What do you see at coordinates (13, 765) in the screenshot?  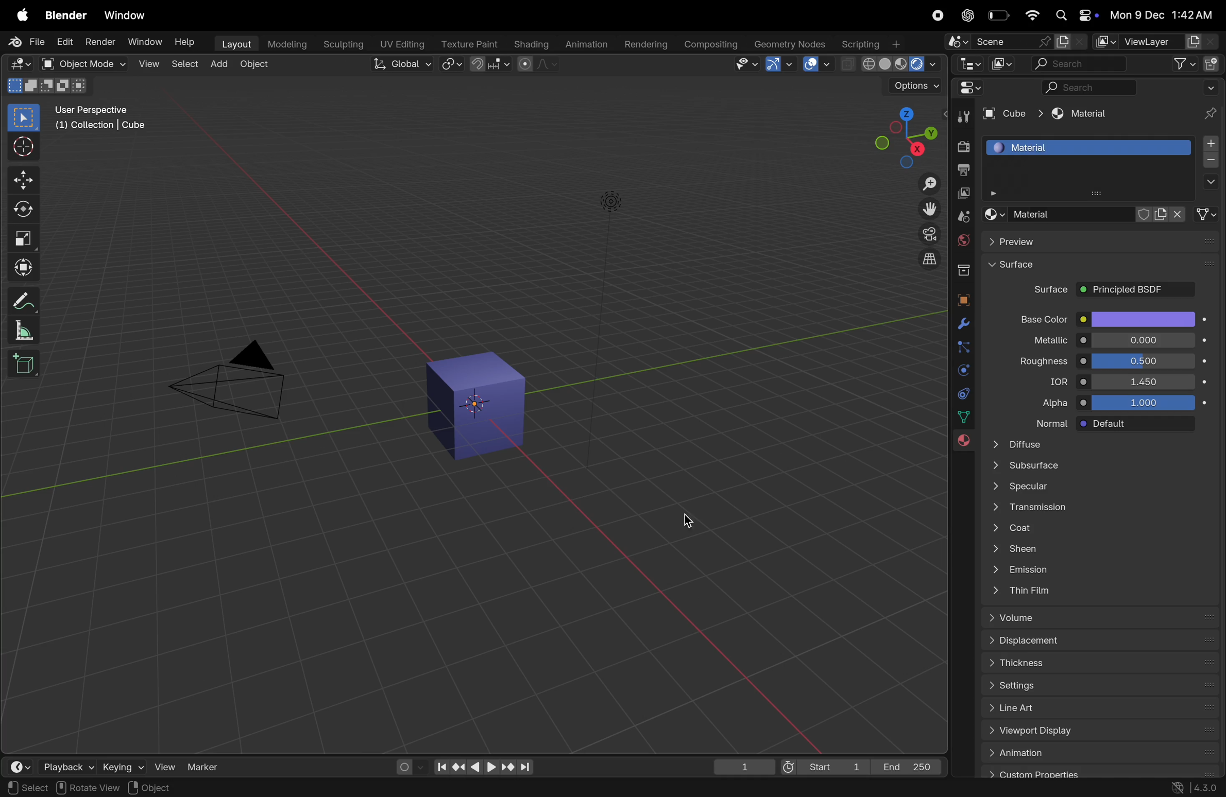 I see `editor type` at bounding box center [13, 765].